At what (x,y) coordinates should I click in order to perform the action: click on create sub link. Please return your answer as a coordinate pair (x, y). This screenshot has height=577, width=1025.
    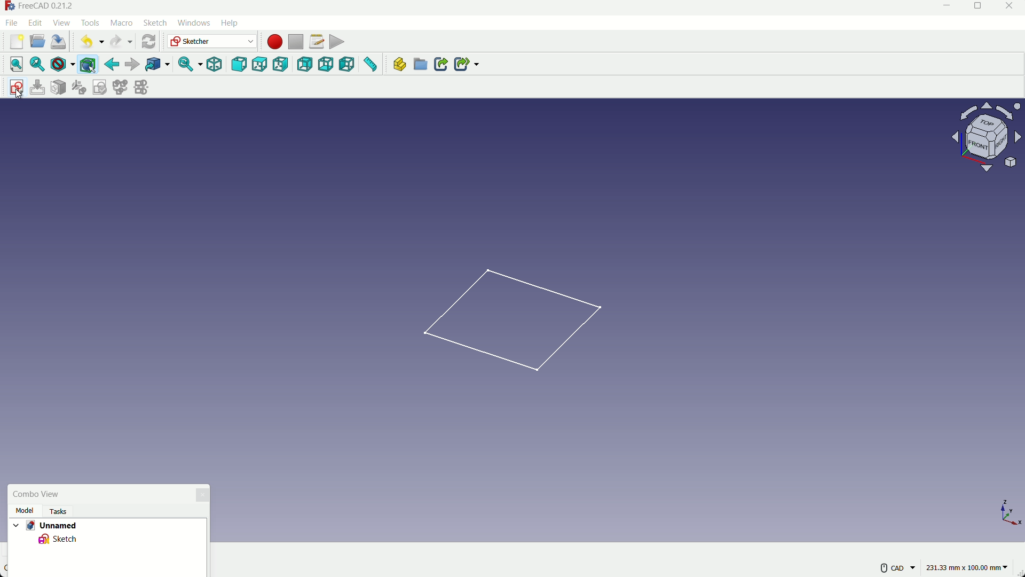
    Looking at the image, I should click on (466, 64).